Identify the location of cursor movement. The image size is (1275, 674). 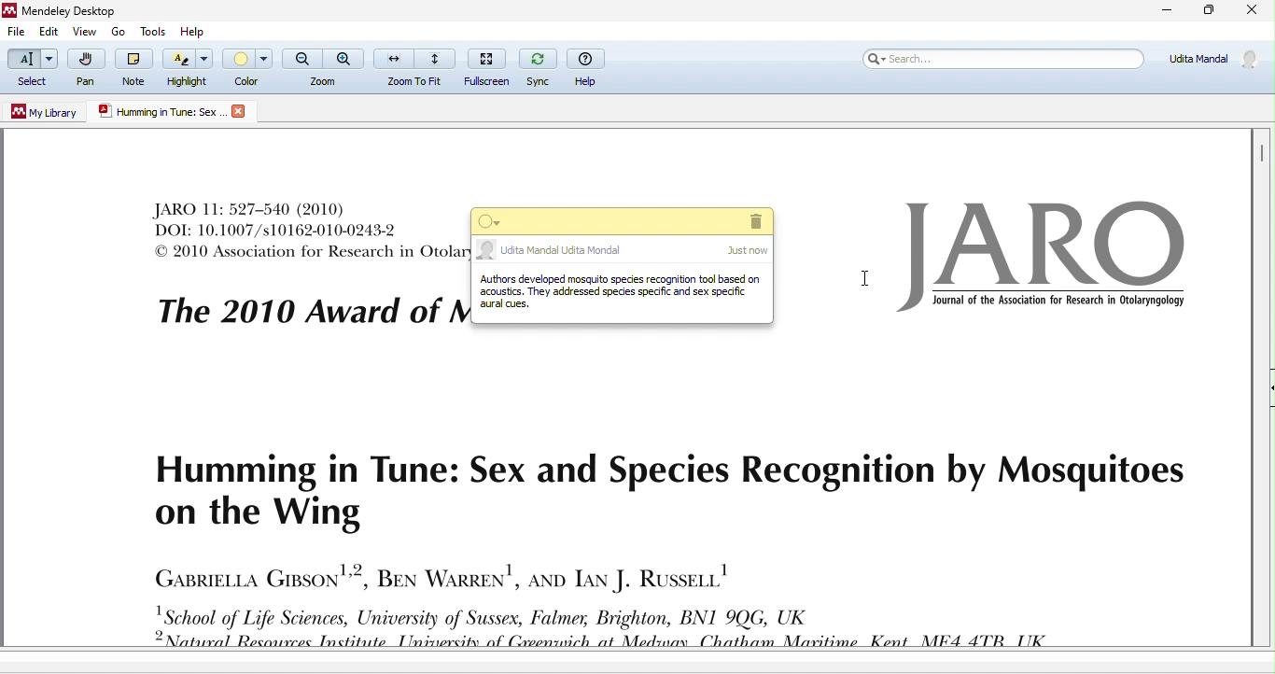
(863, 280).